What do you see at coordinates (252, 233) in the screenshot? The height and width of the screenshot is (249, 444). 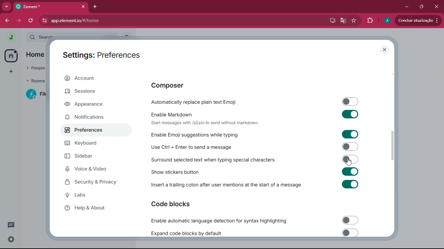 I see `expand code blocks by default` at bounding box center [252, 233].